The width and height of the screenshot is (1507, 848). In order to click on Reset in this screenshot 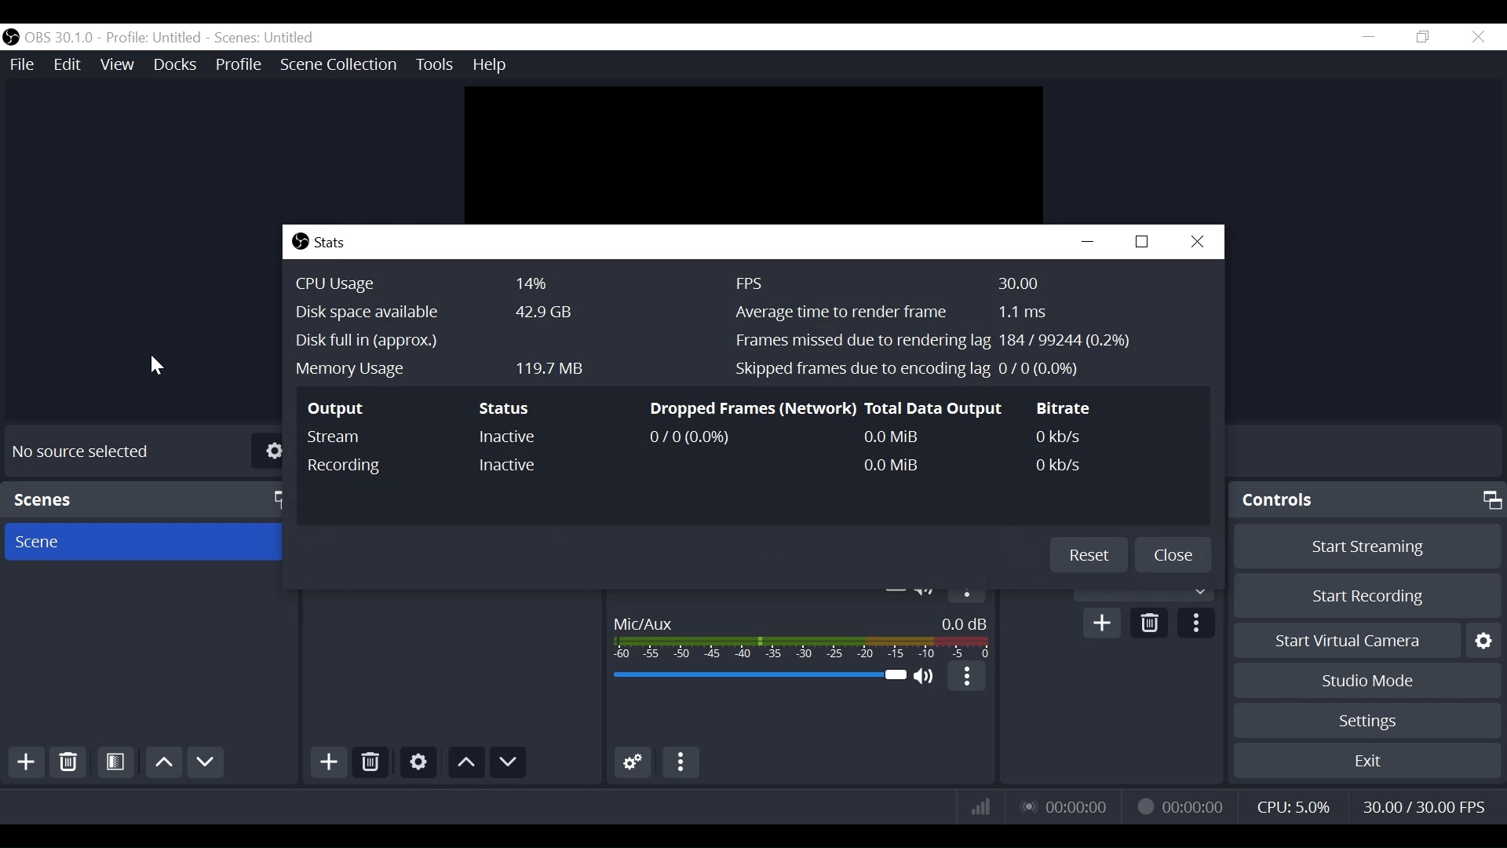, I will do `click(1089, 556)`.